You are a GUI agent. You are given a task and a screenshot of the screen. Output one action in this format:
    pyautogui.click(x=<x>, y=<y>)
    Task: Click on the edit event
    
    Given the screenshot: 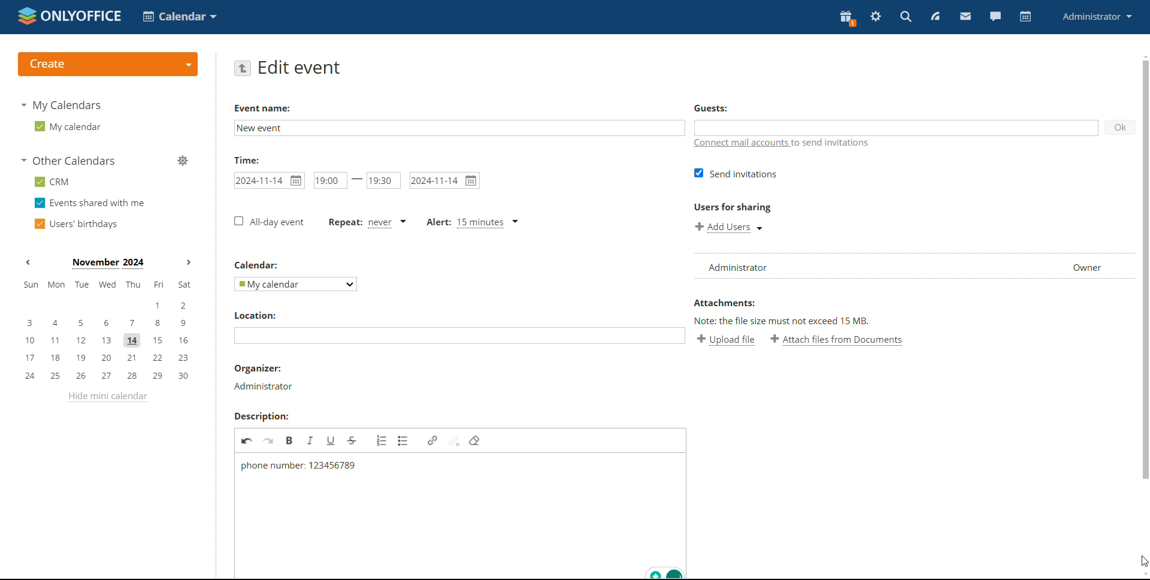 What is the action you would take?
    pyautogui.click(x=301, y=68)
    